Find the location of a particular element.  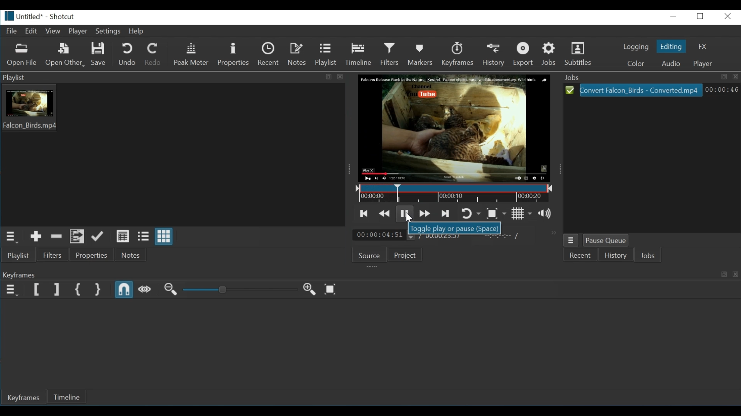

Logging is located at coordinates (636, 46).